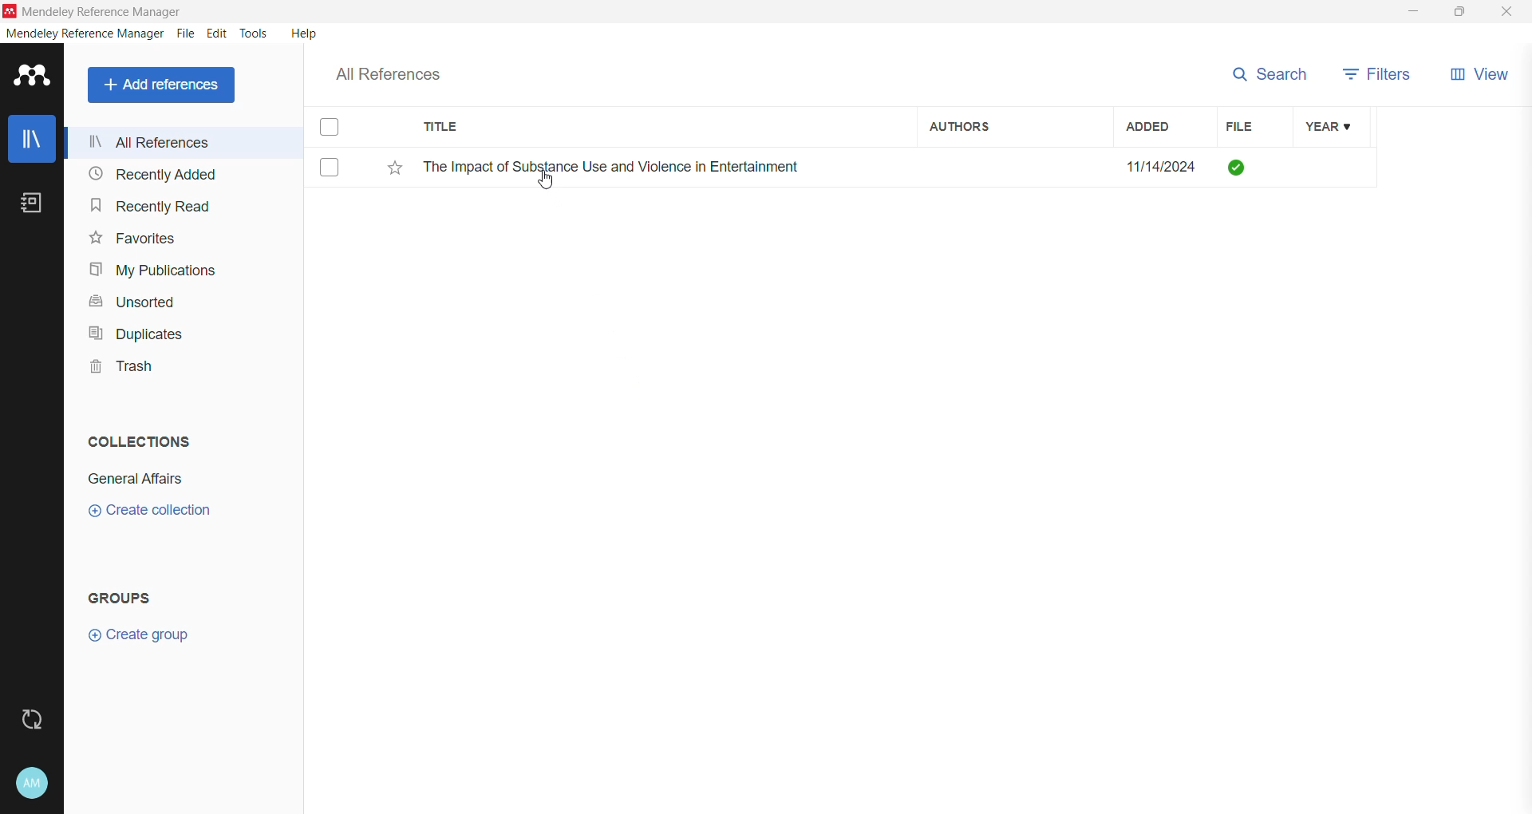 The height and width of the screenshot is (814, 1532). Describe the element at coordinates (32, 140) in the screenshot. I see `Library` at that location.